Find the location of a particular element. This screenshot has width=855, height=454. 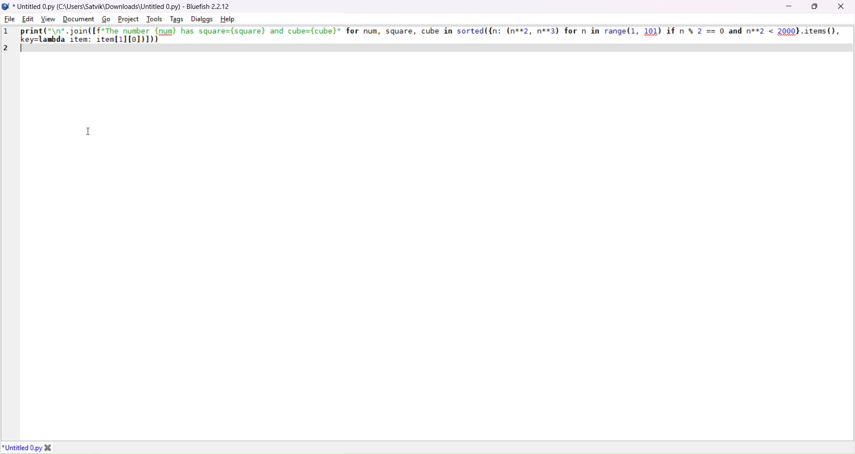

maximize is located at coordinates (814, 6).